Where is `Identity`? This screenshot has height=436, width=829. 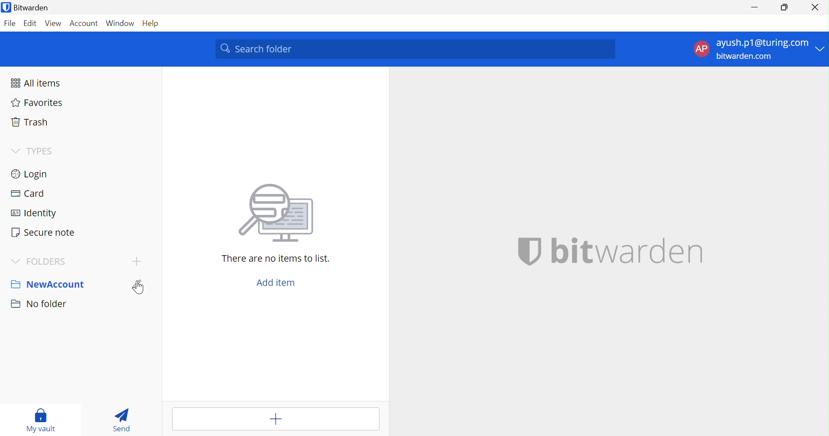 Identity is located at coordinates (35, 213).